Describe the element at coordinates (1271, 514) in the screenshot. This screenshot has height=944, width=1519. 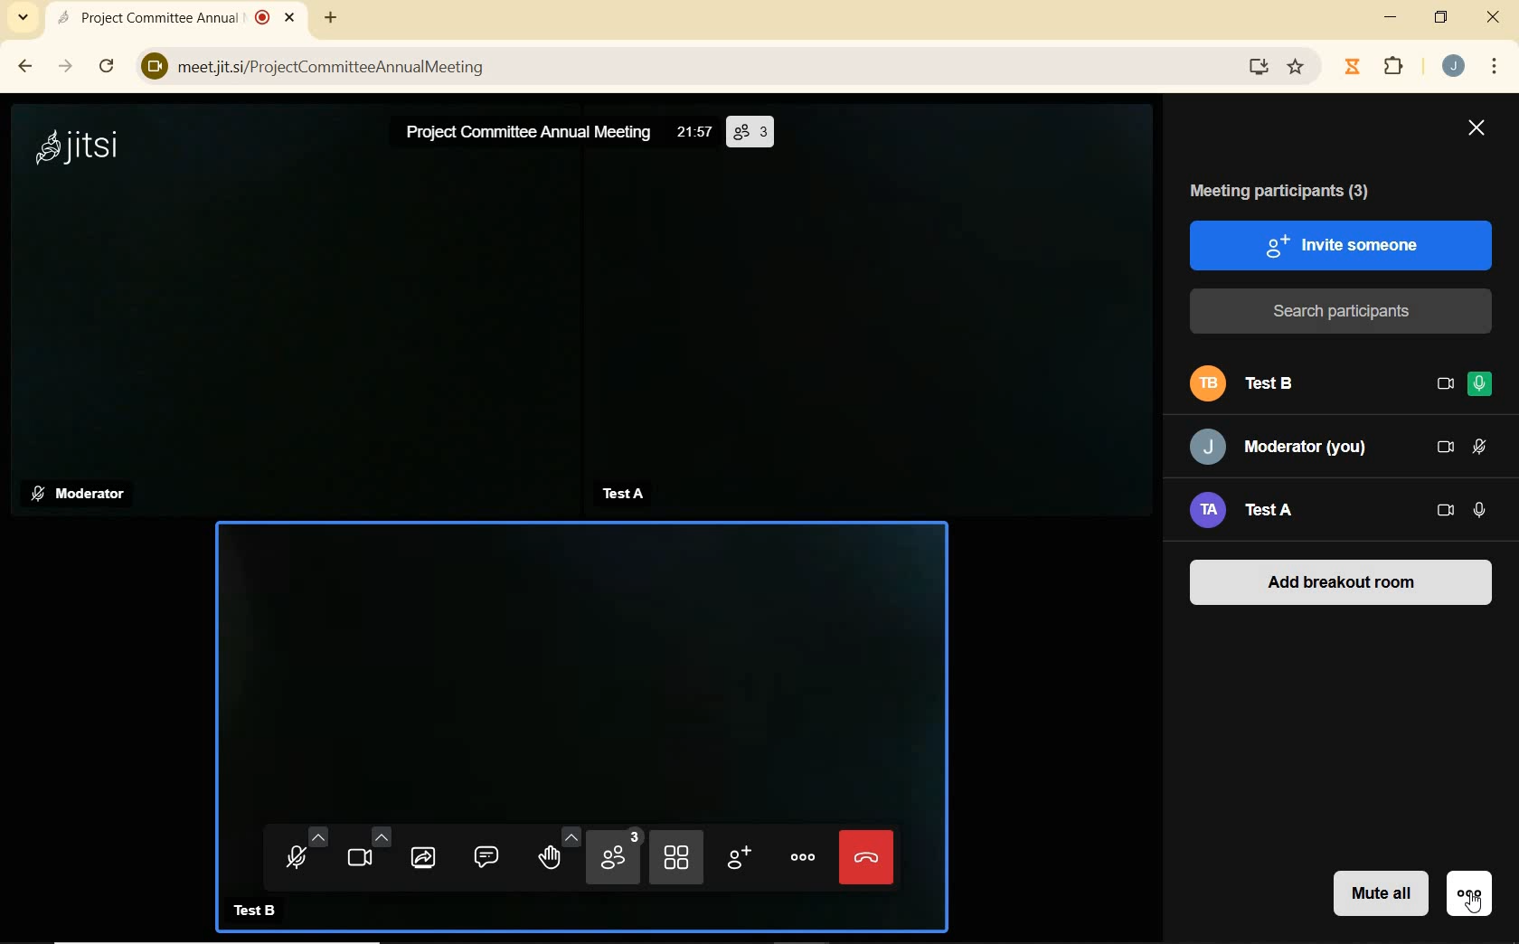
I see `Test A` at that location.